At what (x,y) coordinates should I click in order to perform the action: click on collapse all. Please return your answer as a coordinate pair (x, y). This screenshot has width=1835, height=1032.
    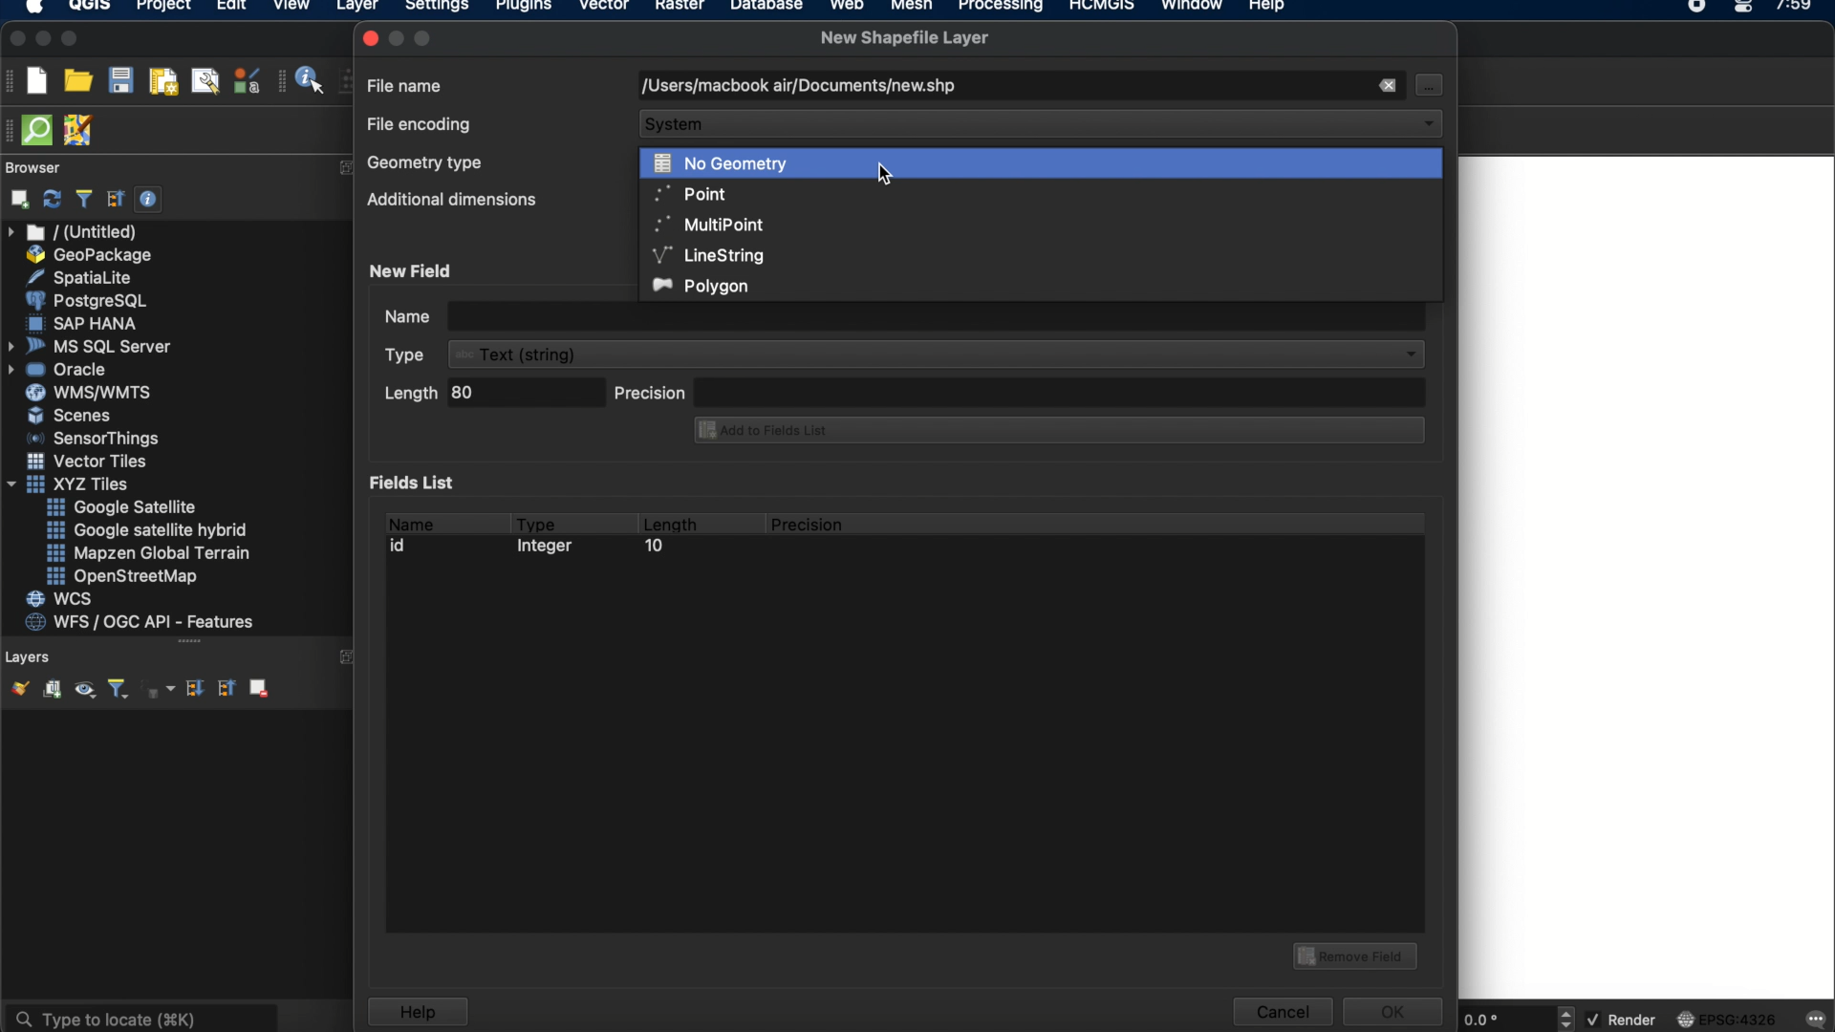
    Looking at the image, I should click on (116, 199).